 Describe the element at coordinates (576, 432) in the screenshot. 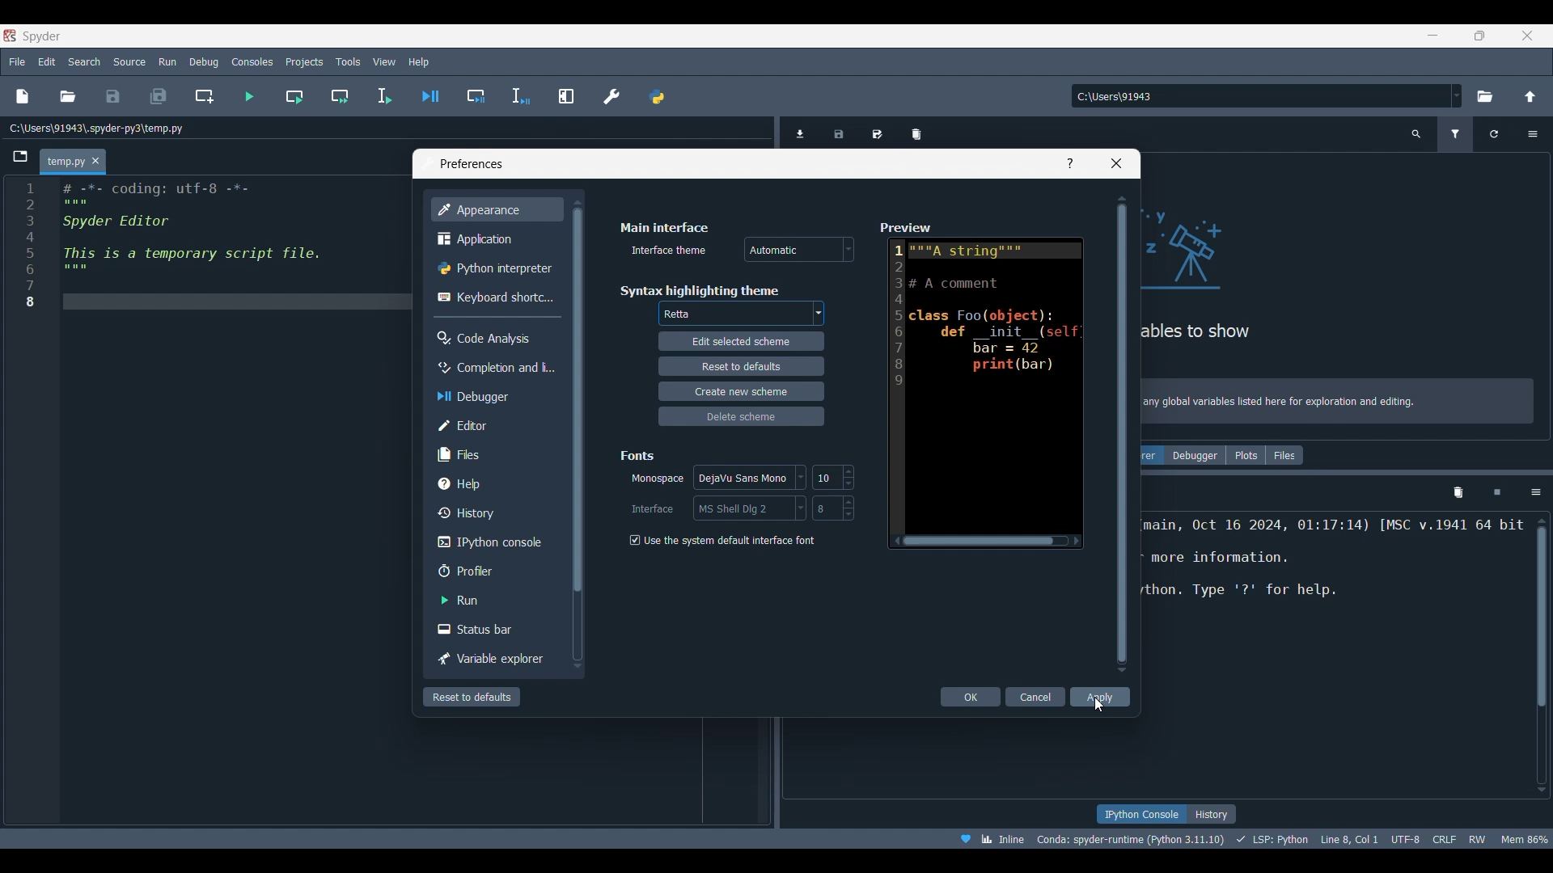

I see `Vertical slide bar` at that location.